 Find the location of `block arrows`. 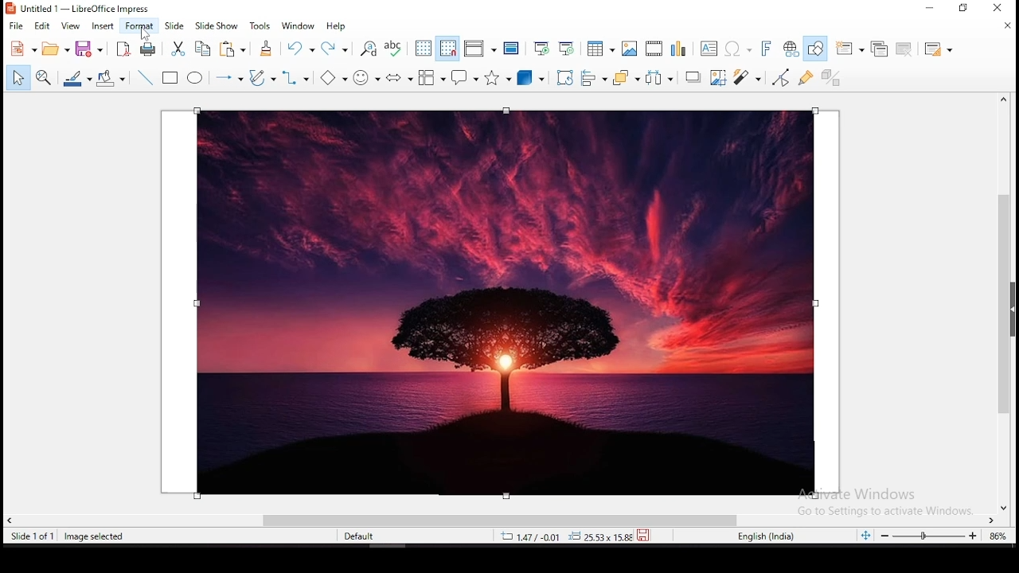

block arrows is located at coordinates (400, 77).